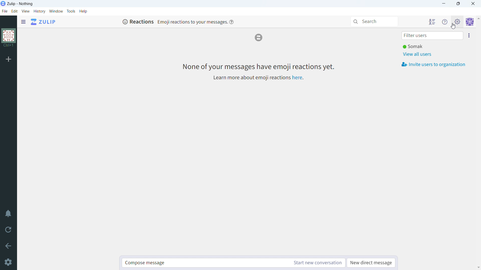  Describe the element at coordinates (473, 4) in the screenshot. I see `close` at that location.